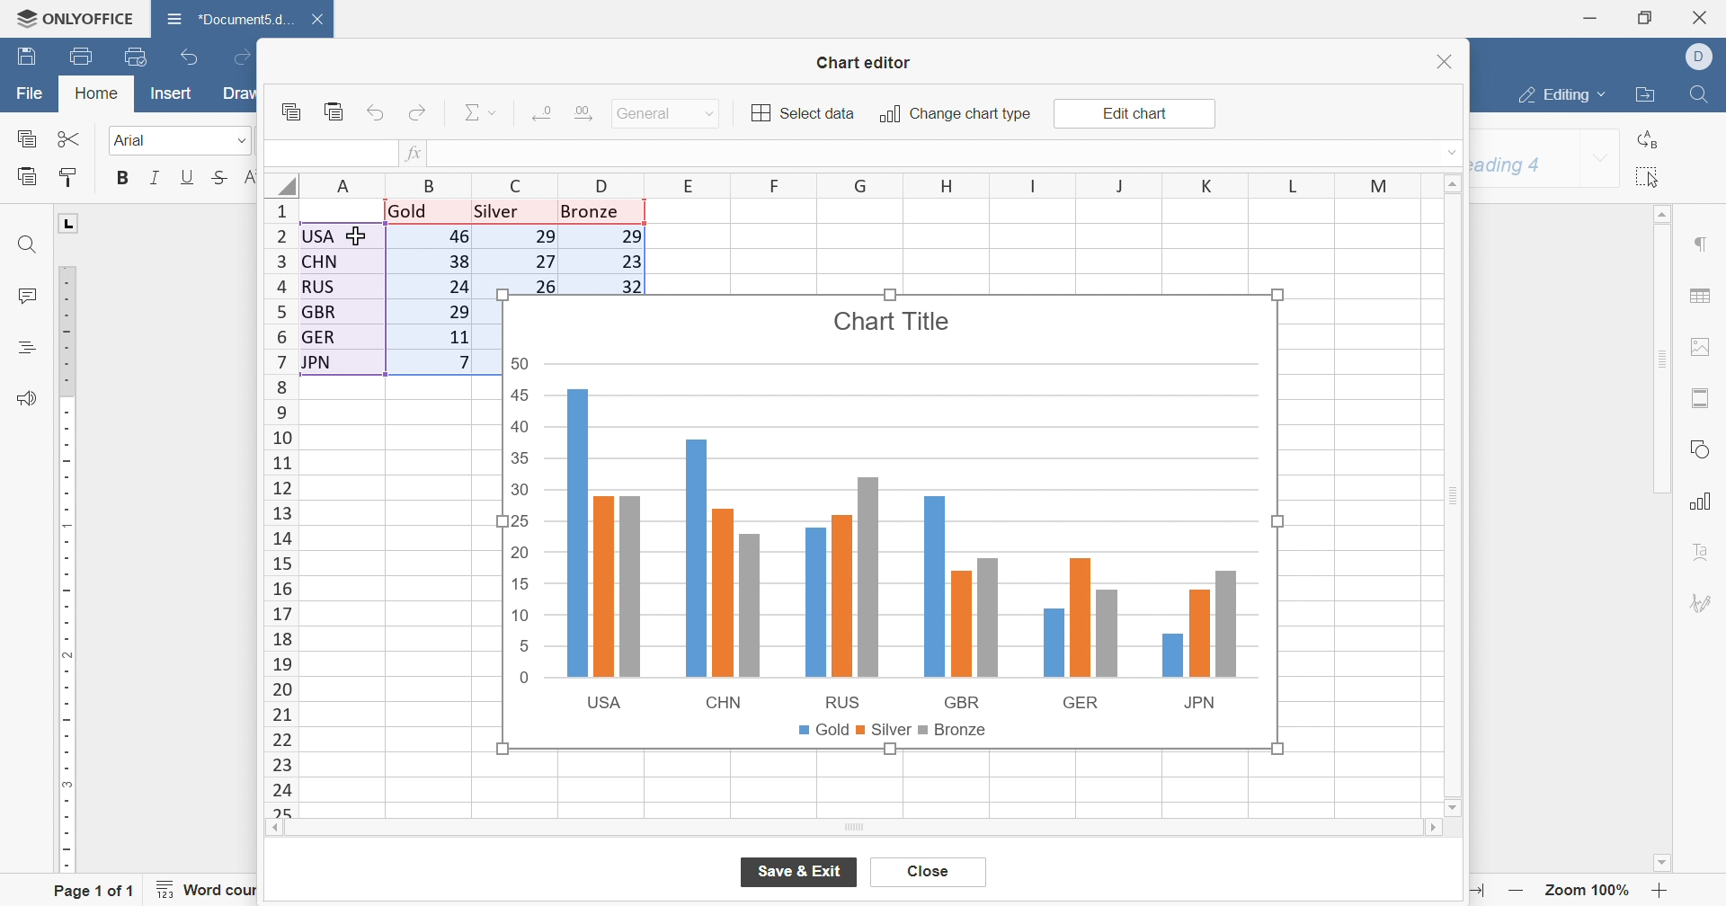 Image resolution: width=1726 pixels, height=906 pixels. I want to click on redo, so click(238, 56).